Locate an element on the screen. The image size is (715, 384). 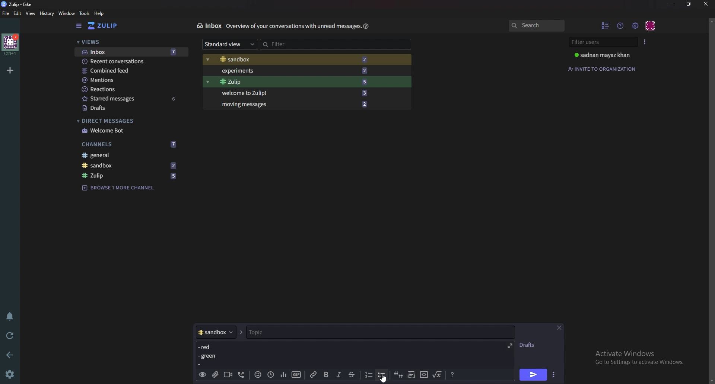
Direct messages is located at coordinates (128, 121).